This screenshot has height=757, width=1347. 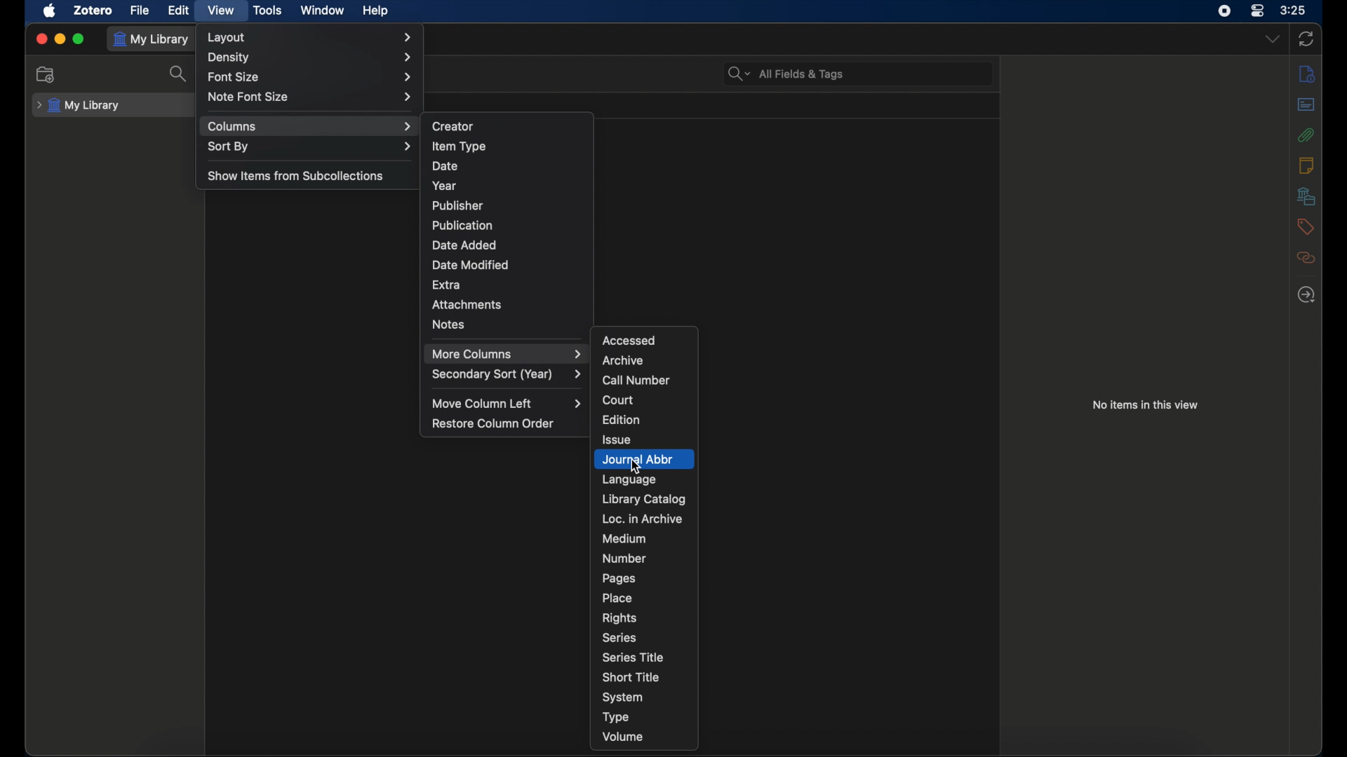 I want to click on extra, so click(x=447, y=285).